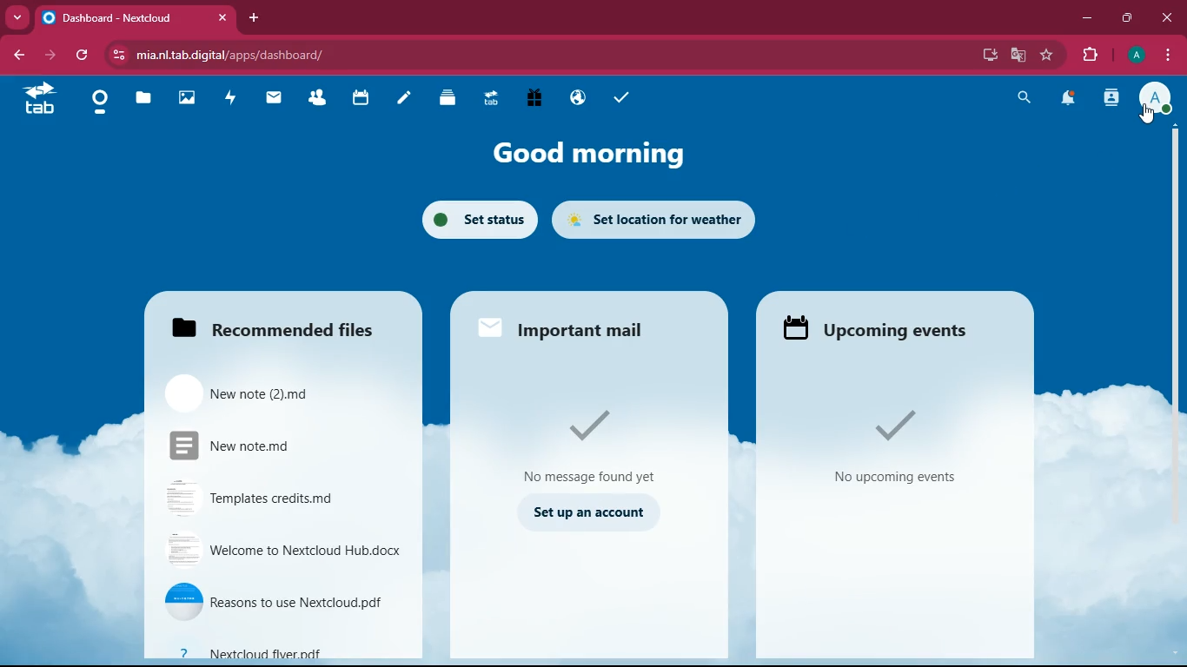  What do you see at coordinates (283, 546) in the screenshot?
I see `welcome to nextcloud hub.docx` at bounding box center [283, 546].